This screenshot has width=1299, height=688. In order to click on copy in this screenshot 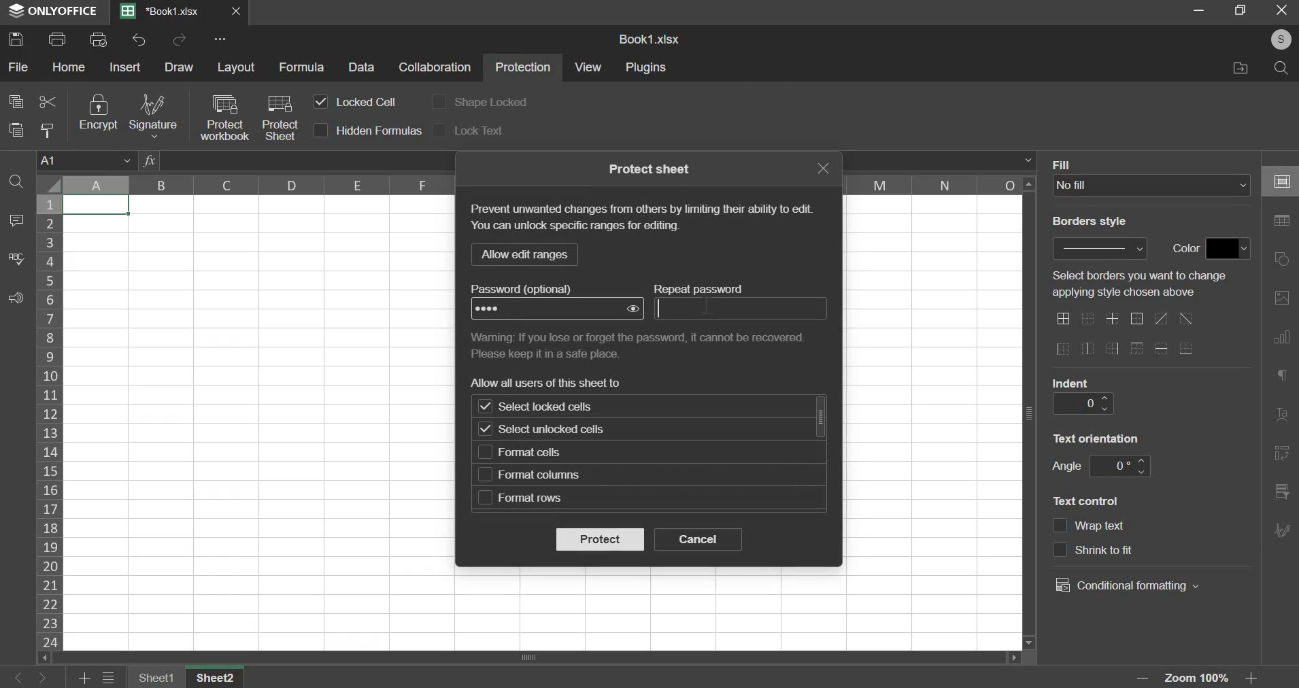, I will do `click(16, 101)`.